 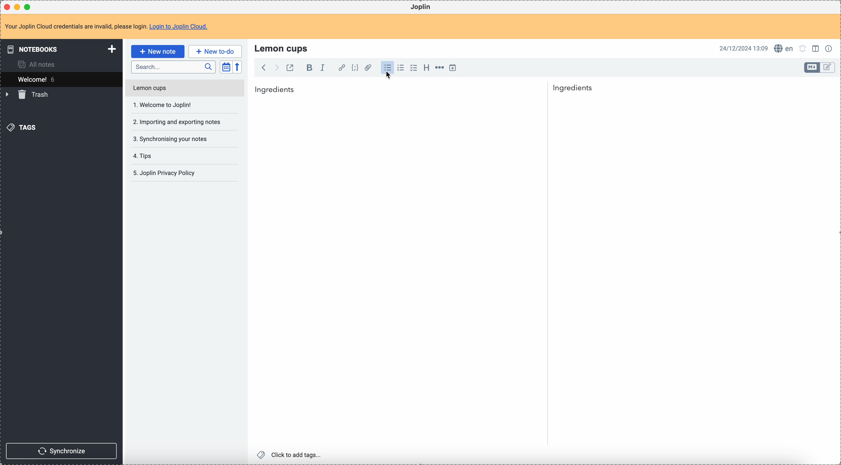 I want to click on toggle sort order field, so click(x=226, y=67).